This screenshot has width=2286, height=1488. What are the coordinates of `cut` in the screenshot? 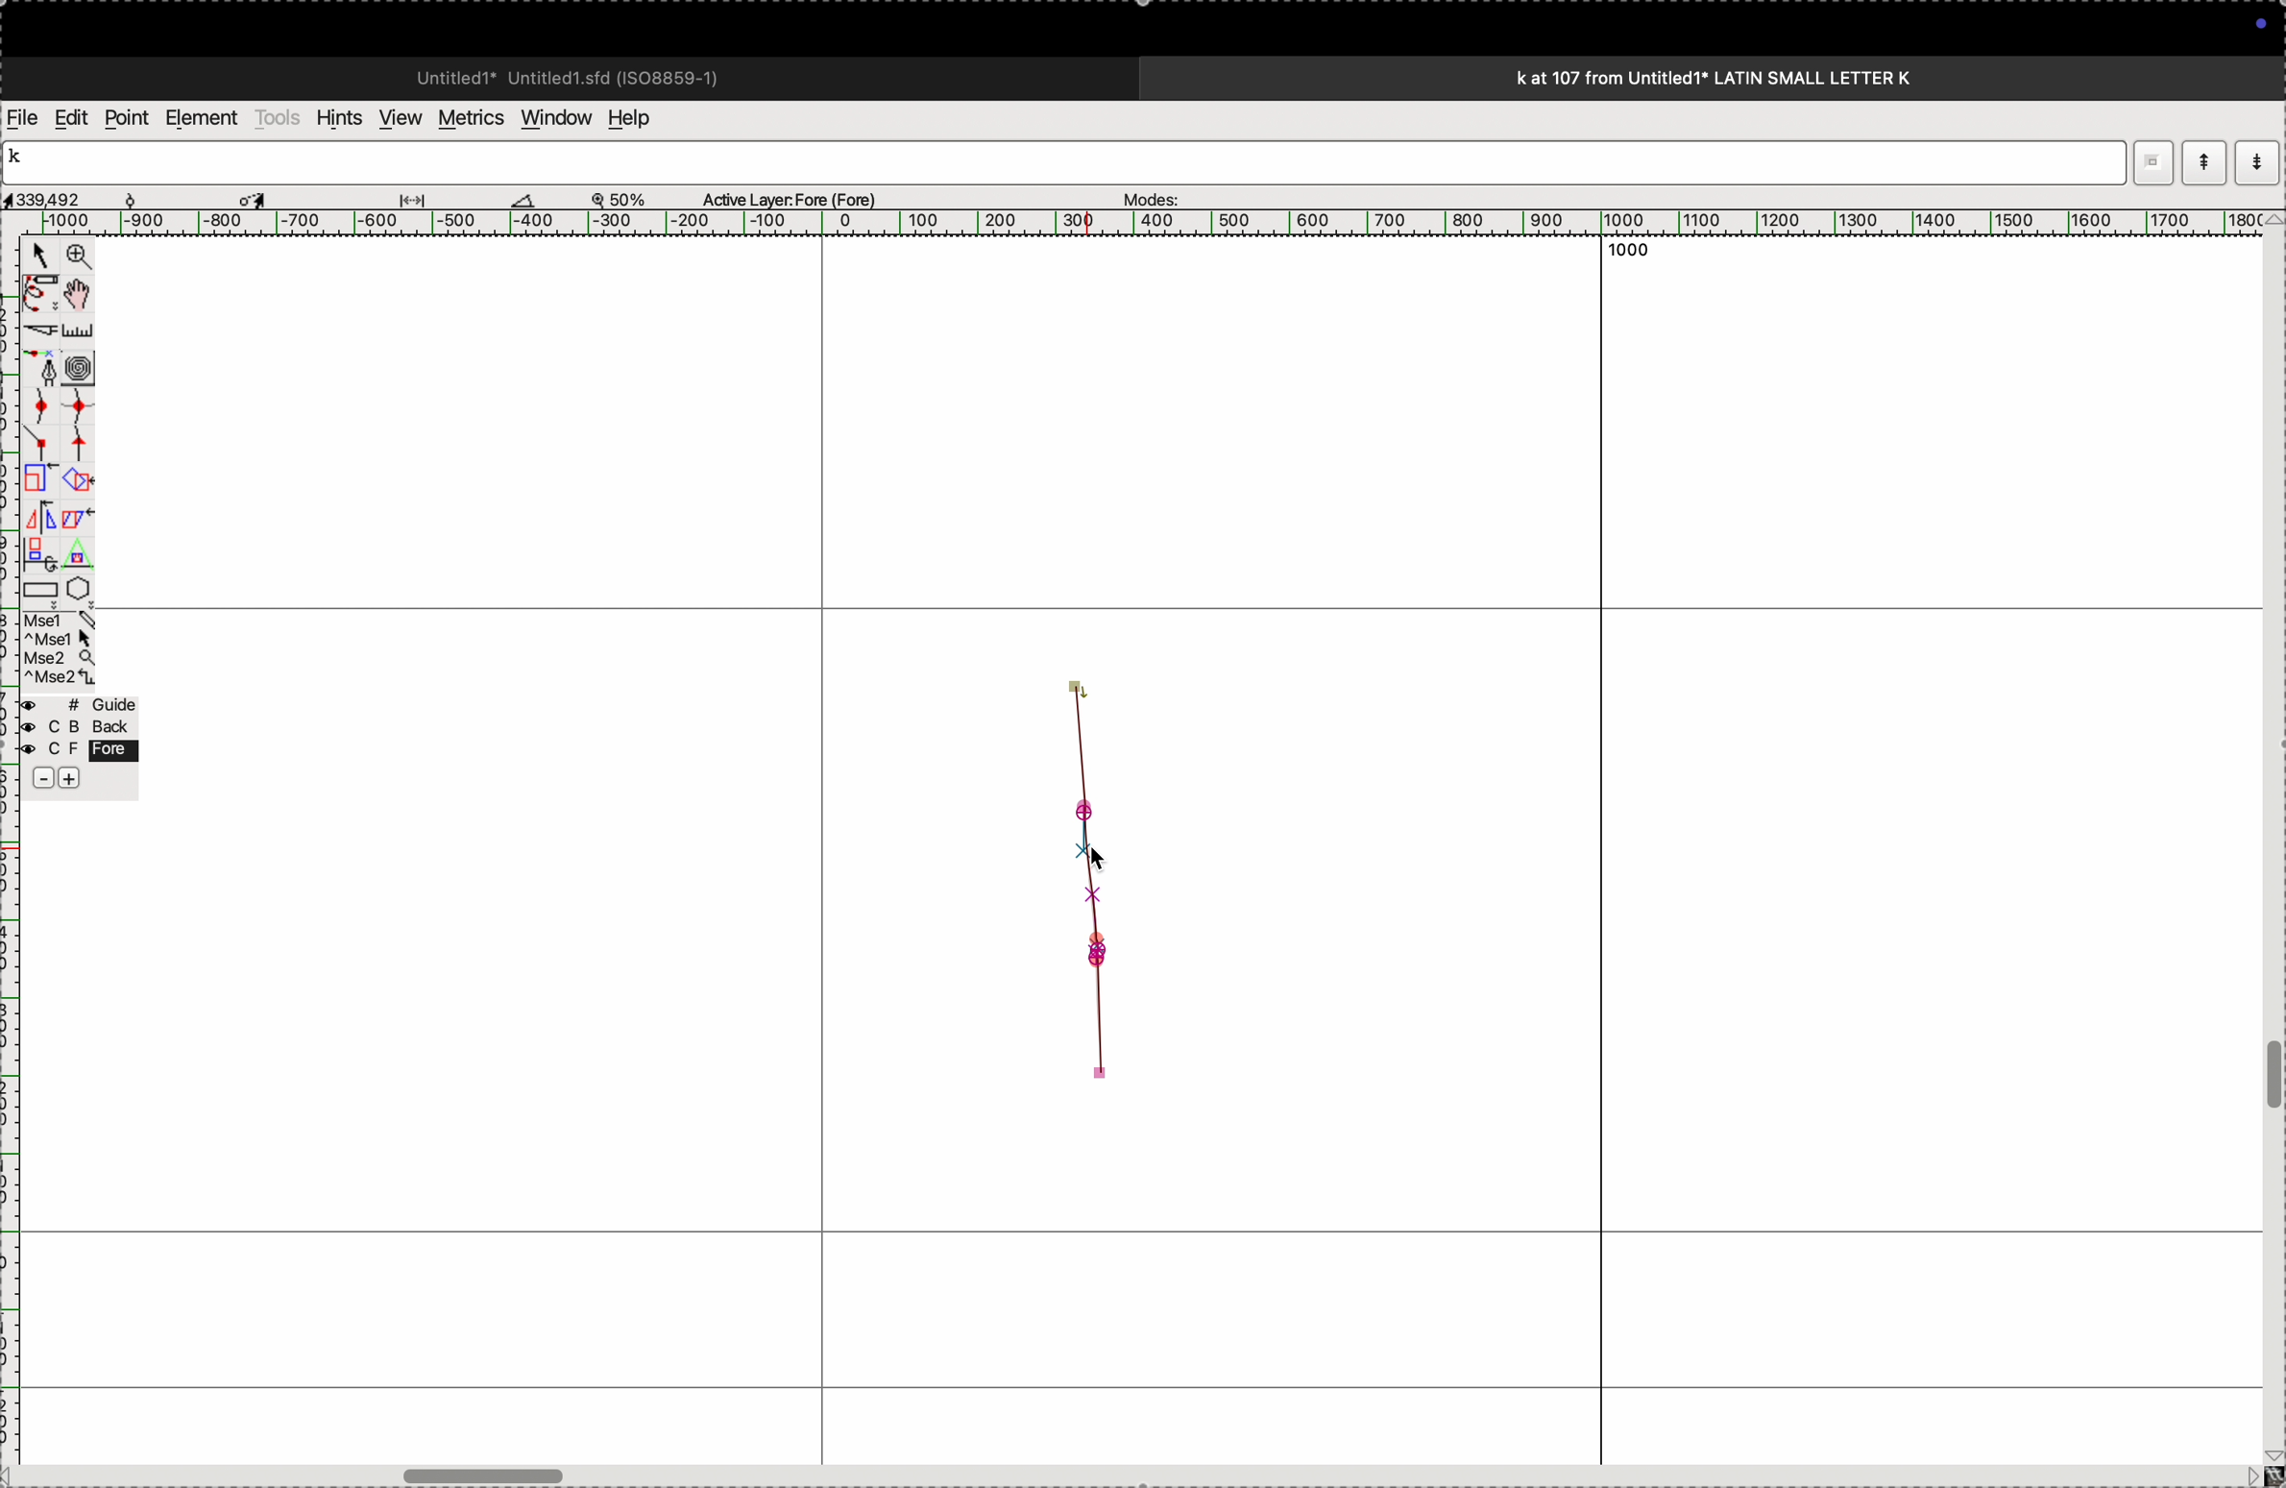 It's located at (523, 199).